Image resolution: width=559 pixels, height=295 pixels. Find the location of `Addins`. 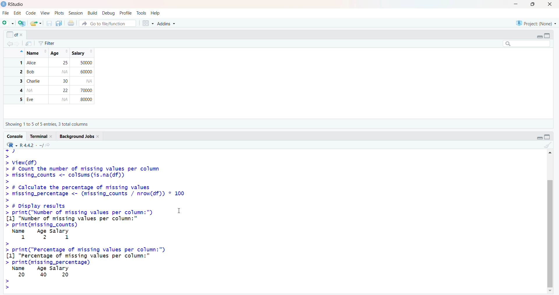

Addins is located at coordinates (169, 23).